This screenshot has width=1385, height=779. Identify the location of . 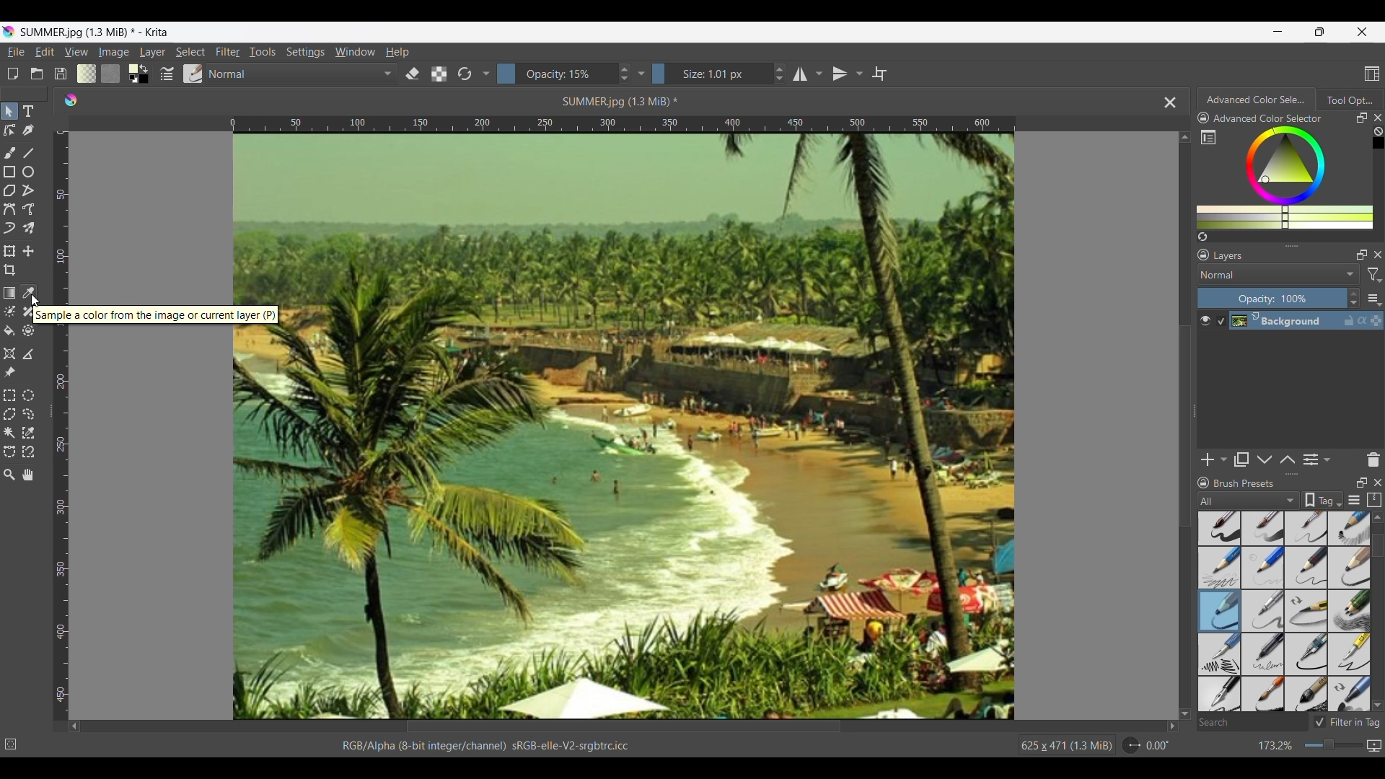
(1208, 137).